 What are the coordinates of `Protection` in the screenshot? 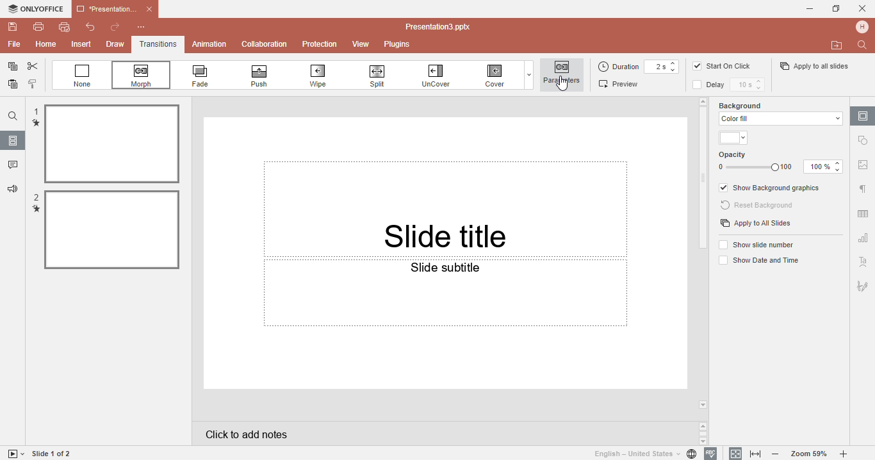 It's located at (322, 44).